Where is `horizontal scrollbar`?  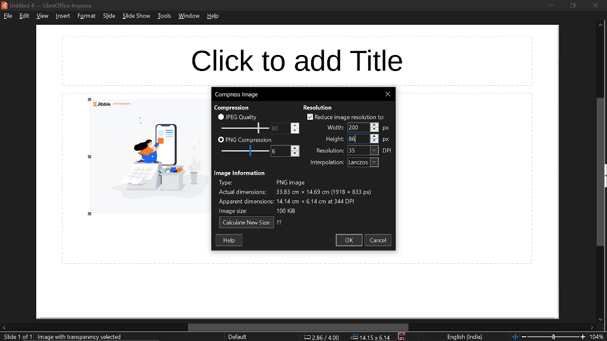
horizontal scrollbar is located at coordinates (299, 327).